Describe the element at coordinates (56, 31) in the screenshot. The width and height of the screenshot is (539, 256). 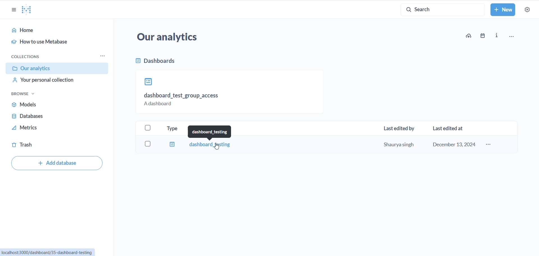
I see `home` at that location.